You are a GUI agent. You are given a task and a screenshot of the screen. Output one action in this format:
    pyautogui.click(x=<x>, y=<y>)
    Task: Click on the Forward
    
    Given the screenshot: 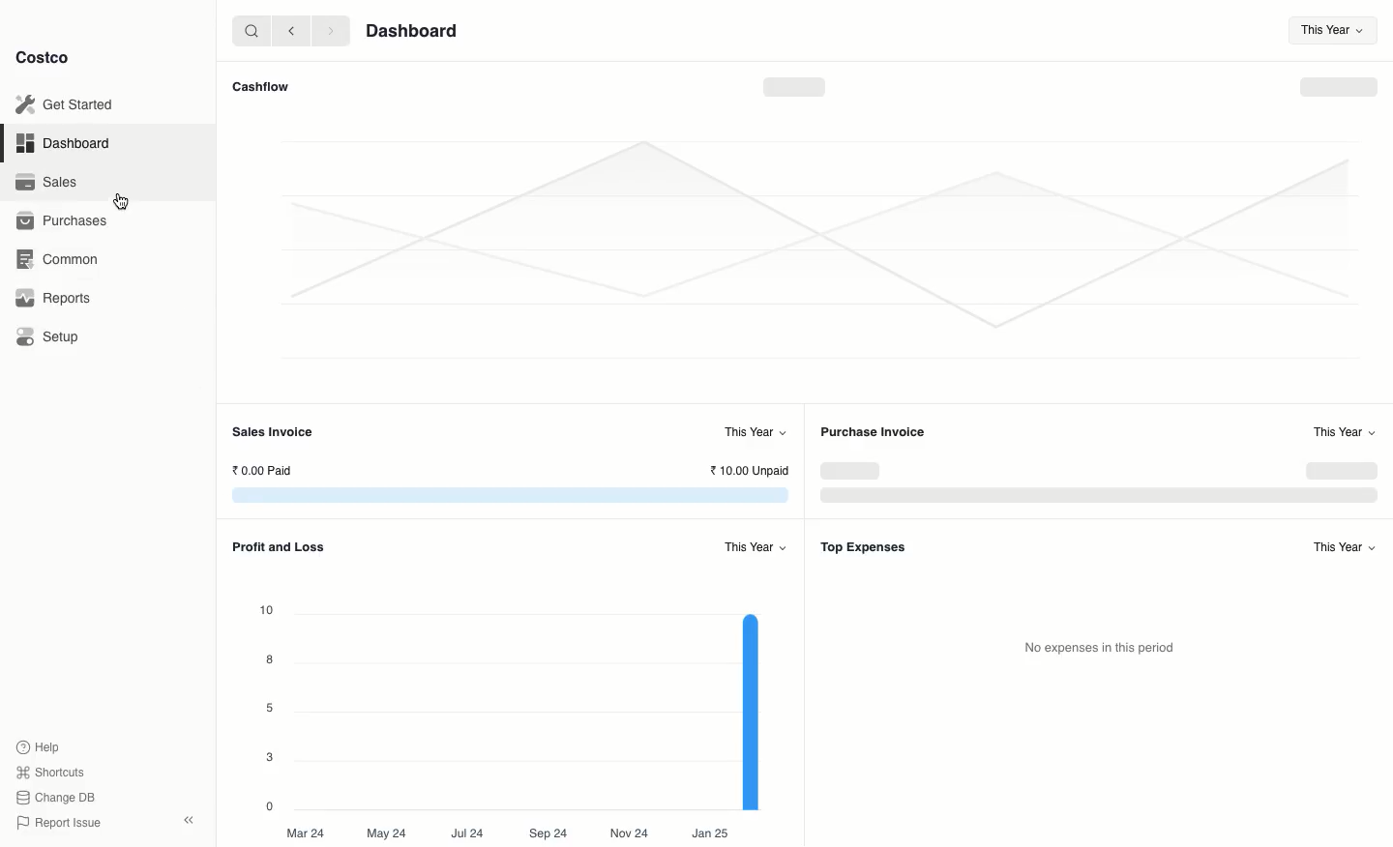 What is the action you would take?
    pyautogui.click(x=332, y=31)
    